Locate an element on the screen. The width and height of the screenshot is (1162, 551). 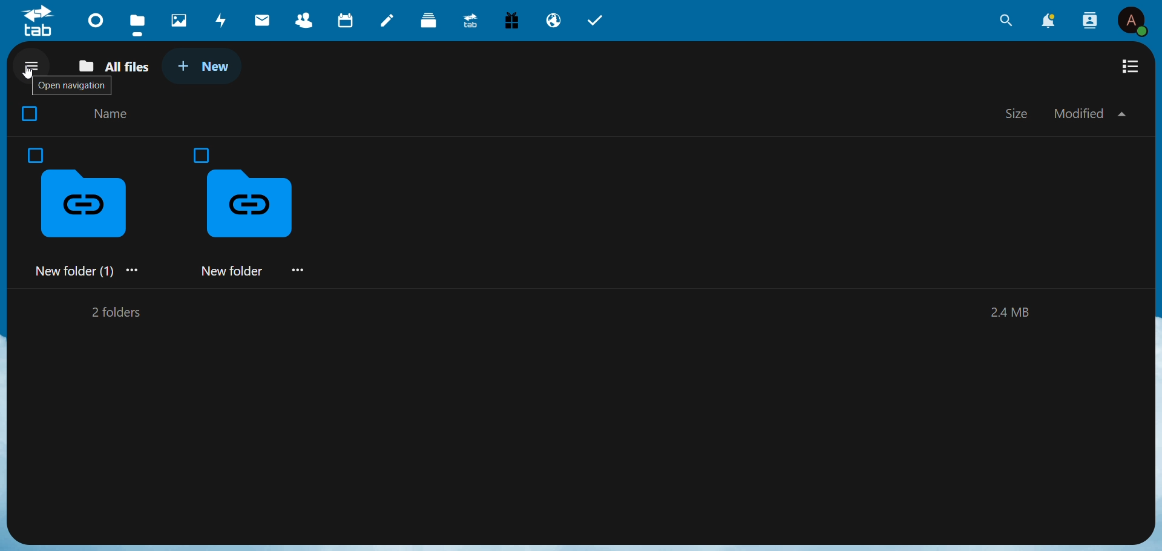
upgrade is located at coordinates (469, 22).